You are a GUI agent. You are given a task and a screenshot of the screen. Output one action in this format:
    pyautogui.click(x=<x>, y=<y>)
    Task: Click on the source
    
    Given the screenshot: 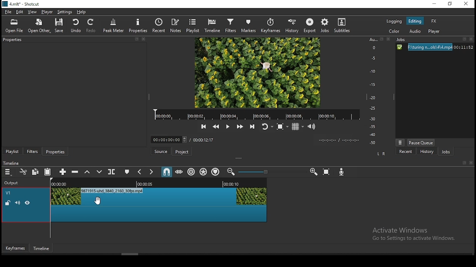 What is the action you would take?
    pyautogui.click(x=161, y=151)
    